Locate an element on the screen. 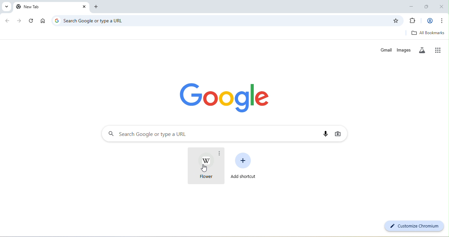 The width and height of the screenshot is (449, 237). search tab is located at coordinates (6, 6).